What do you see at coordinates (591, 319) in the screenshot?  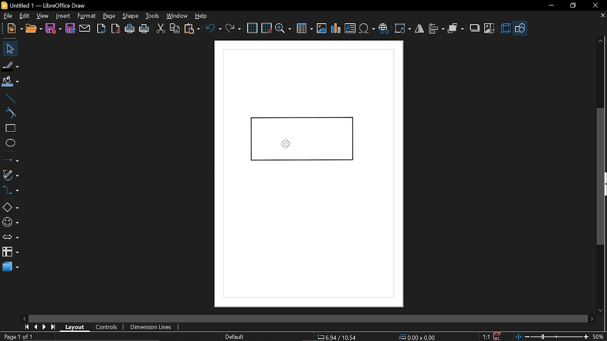 I see `Move right` at bounding box center [591, 319].